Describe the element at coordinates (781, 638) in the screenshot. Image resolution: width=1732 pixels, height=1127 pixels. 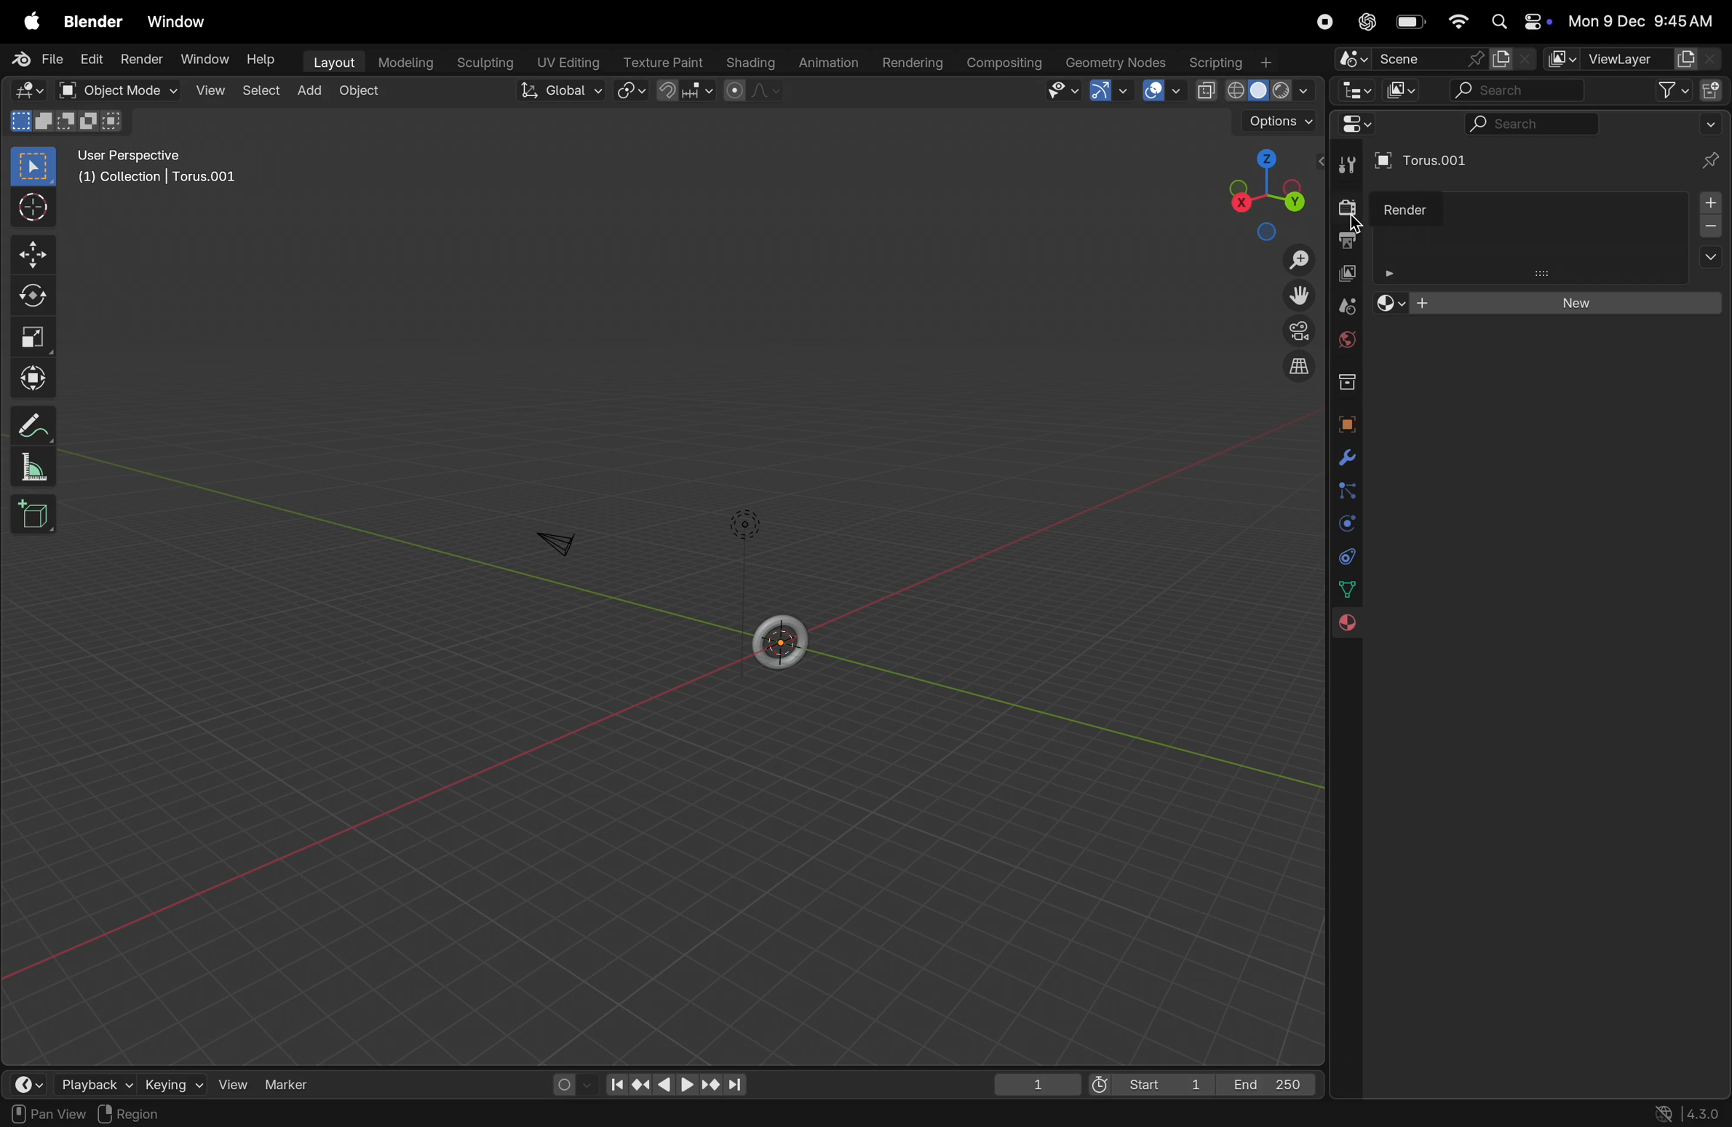
I see `torus` at that location.